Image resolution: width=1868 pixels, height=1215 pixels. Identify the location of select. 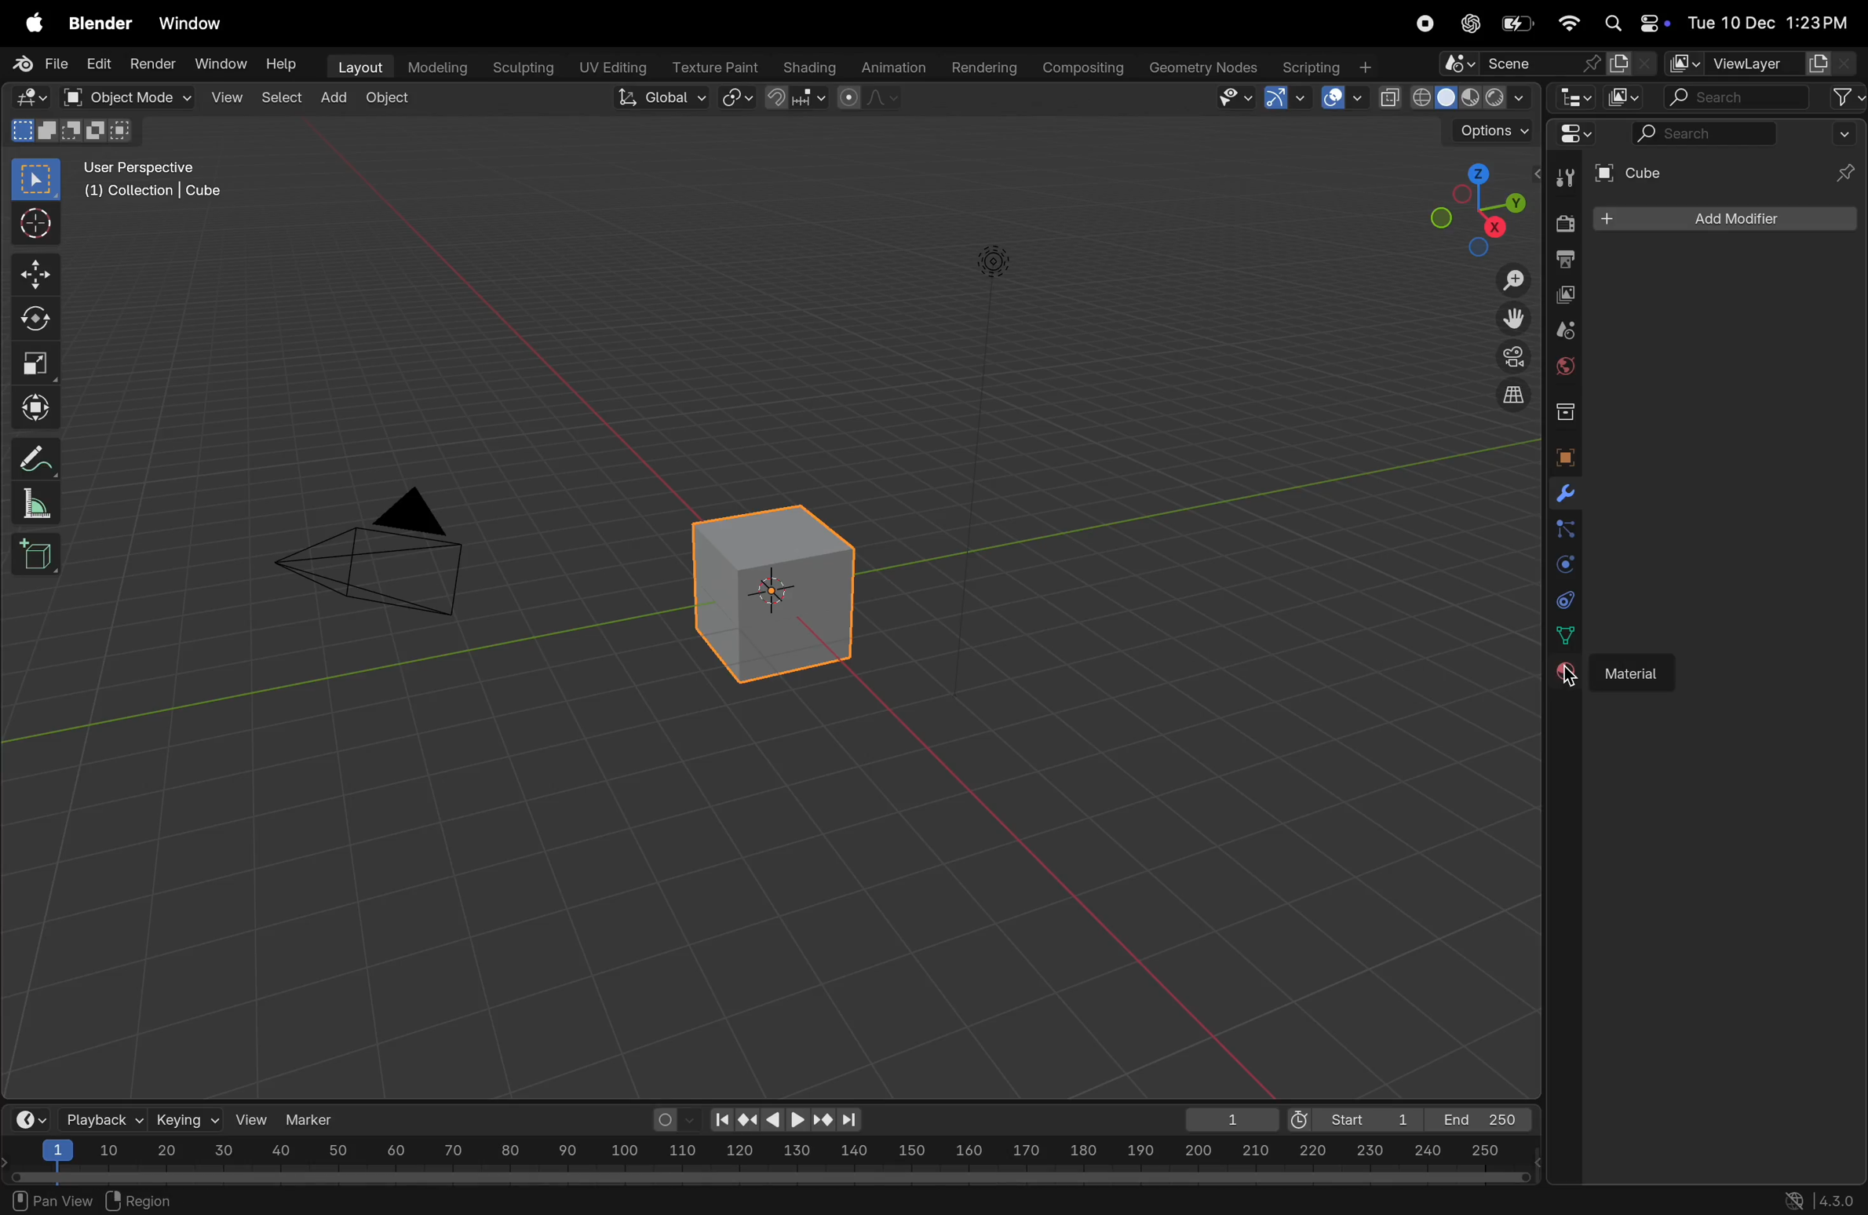
(38, 180).